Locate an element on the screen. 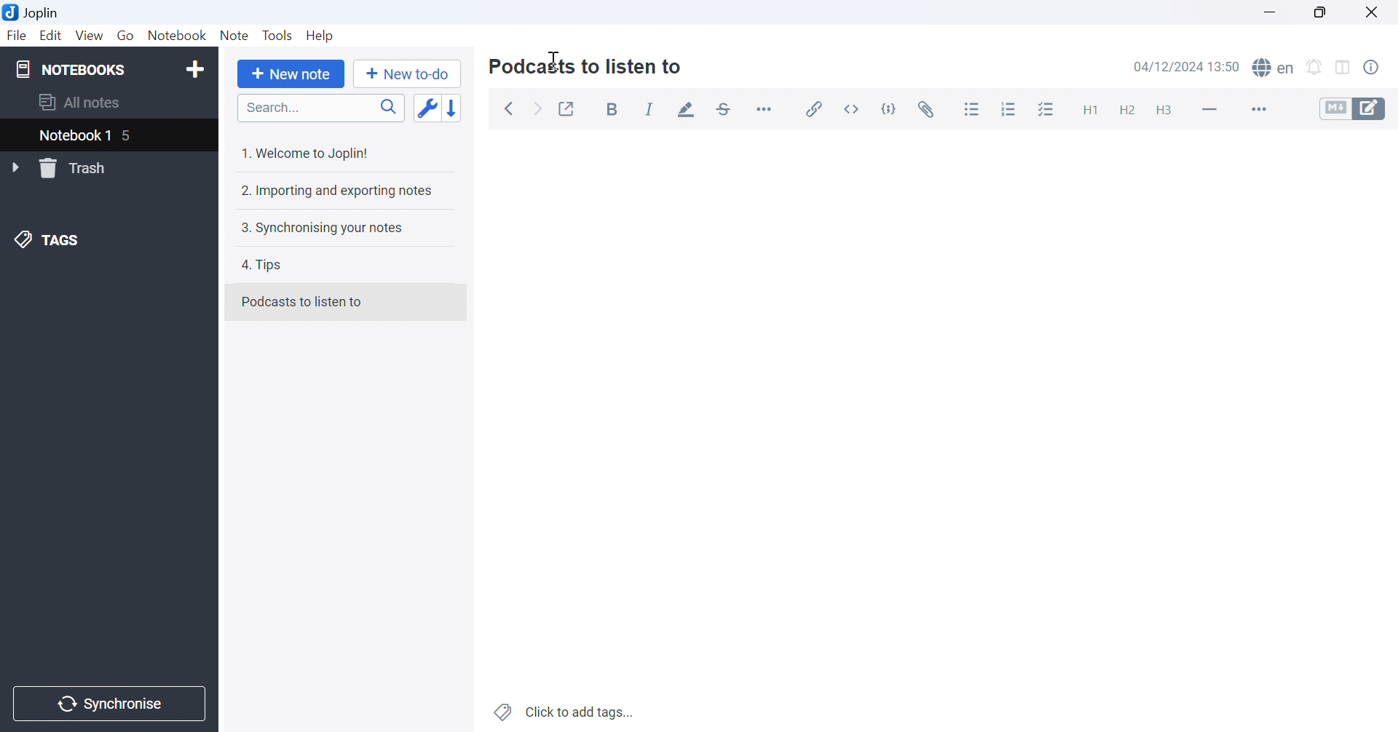  Checkbox list is located at coordinates (1048, 109).